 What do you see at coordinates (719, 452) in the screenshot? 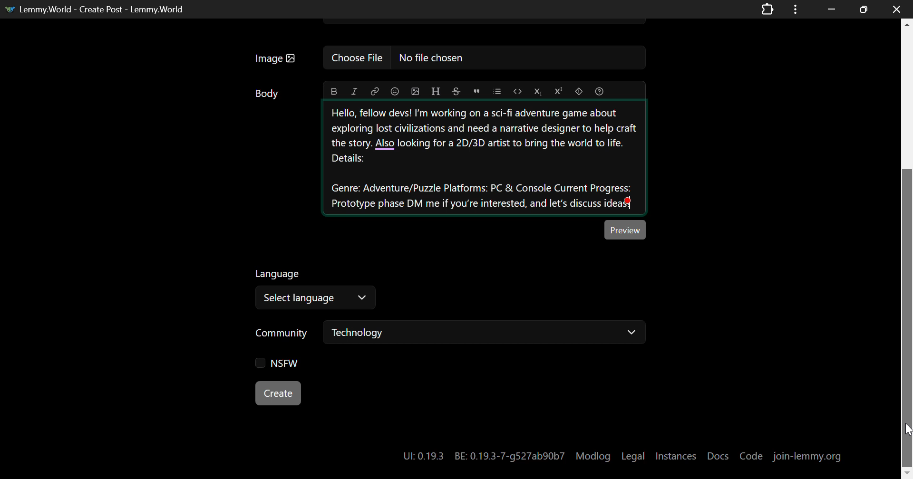
I see `Docs` at bounding box center [719, 452].